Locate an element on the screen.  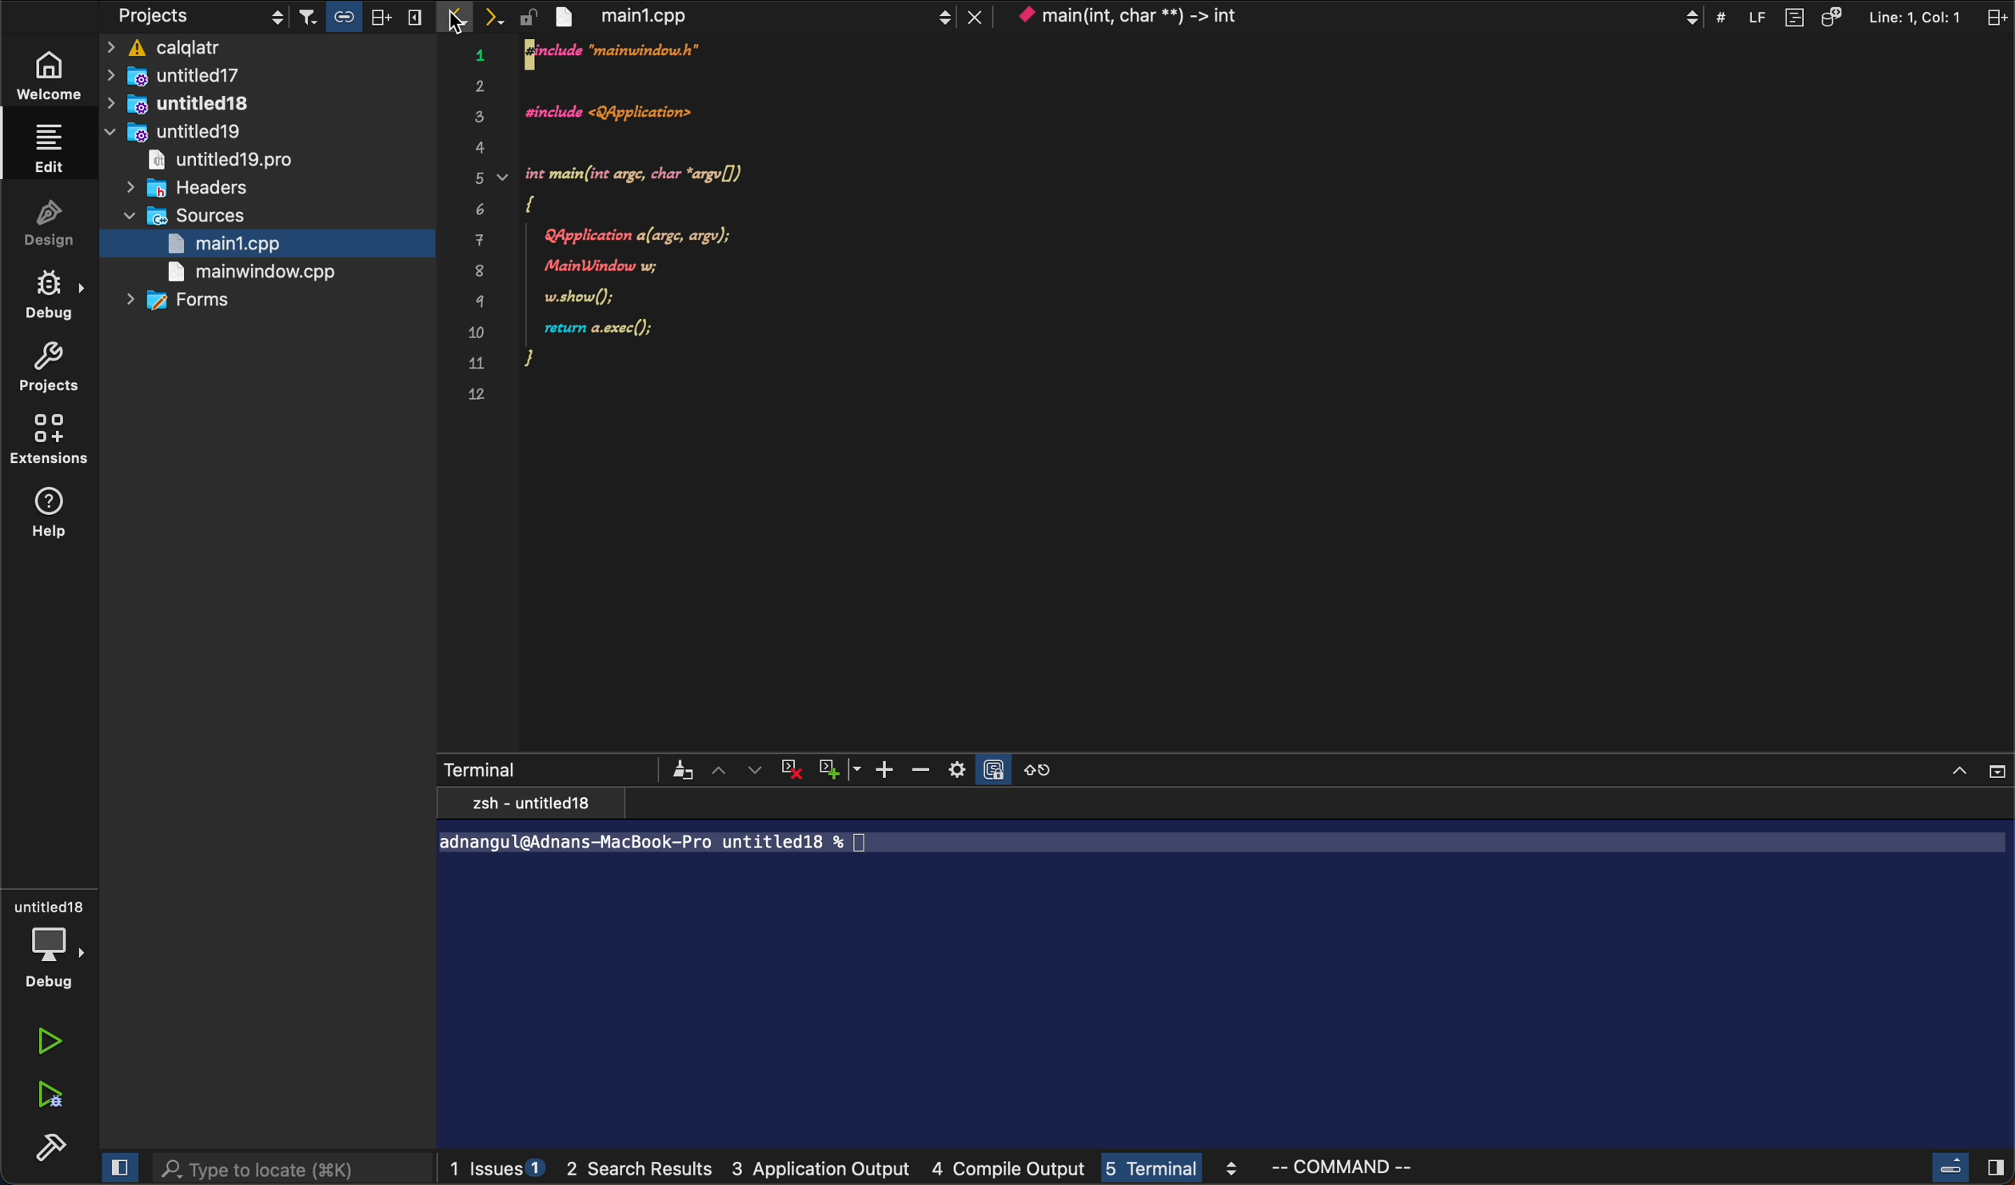
close is located at coordinates (1971, 768).